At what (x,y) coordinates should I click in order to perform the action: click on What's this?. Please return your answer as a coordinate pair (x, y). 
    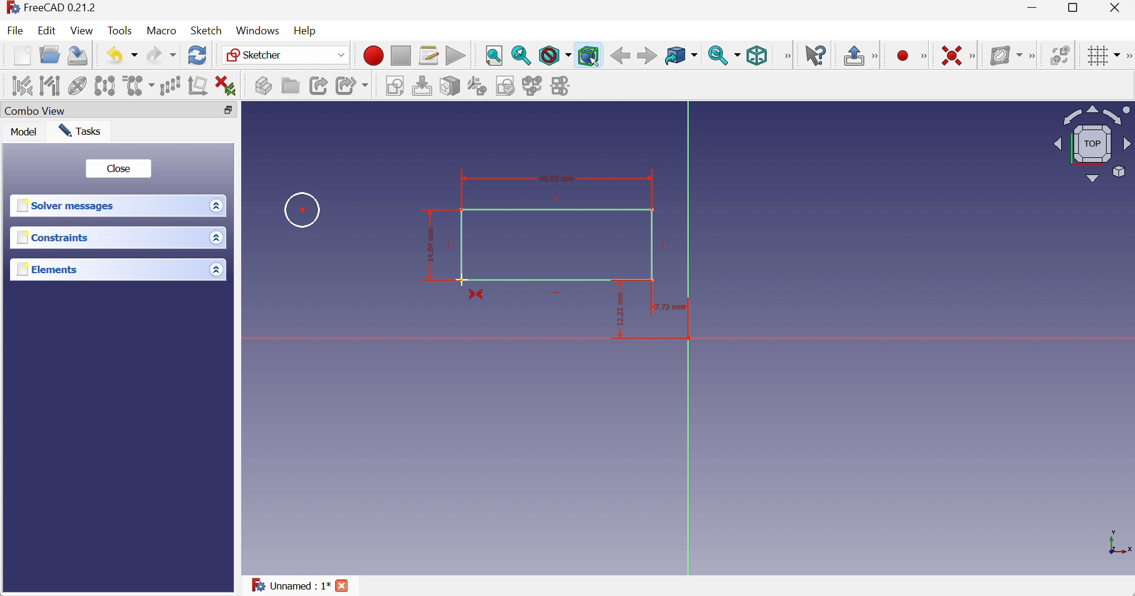
    Looking at the image, I should click on (816, 55).